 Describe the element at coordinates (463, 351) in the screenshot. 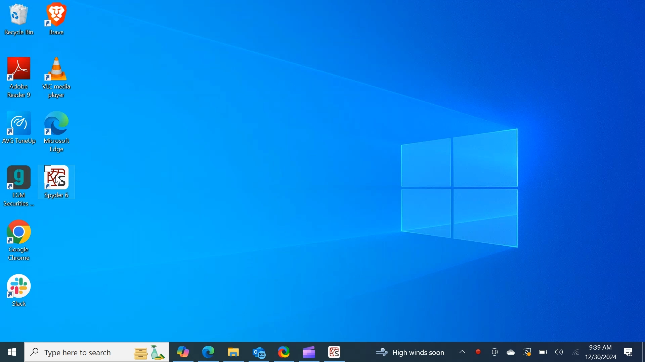

I see `show hidden icon` at that location.